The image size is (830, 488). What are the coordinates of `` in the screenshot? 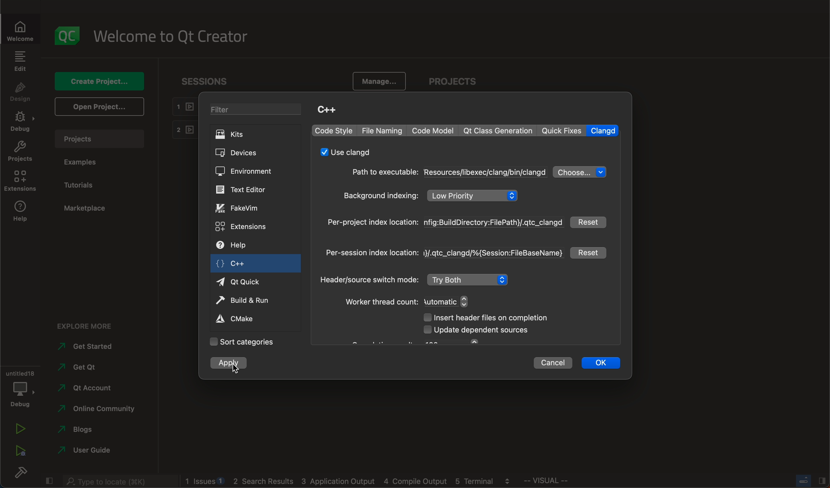 It's located at (812, 481).